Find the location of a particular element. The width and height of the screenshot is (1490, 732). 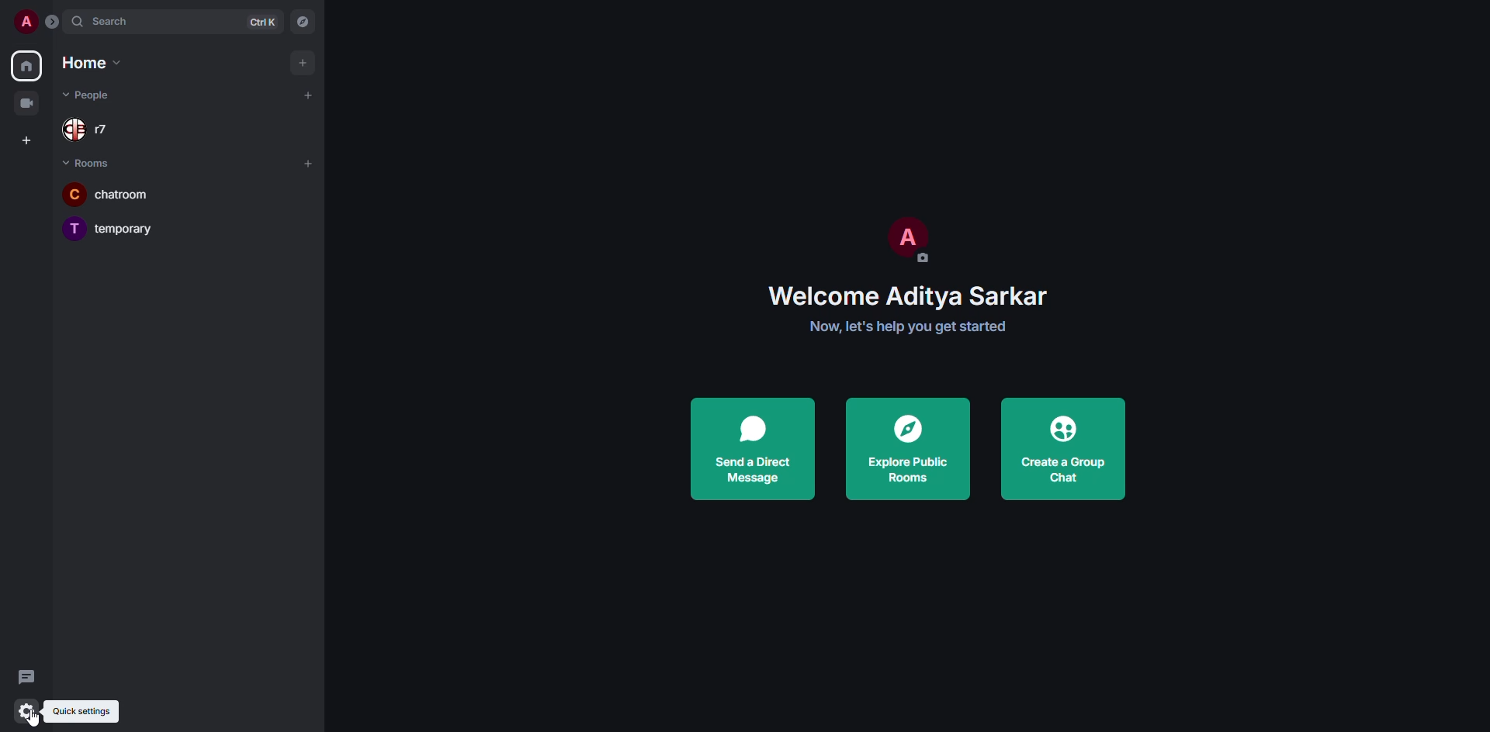

welcome is located at coordinates (911, 295).